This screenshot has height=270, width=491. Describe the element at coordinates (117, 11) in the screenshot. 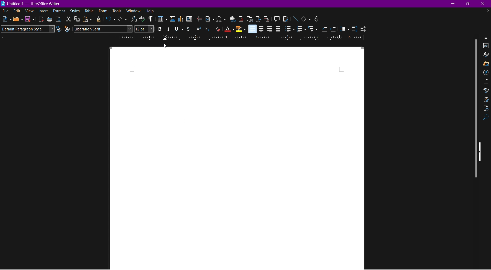

I see `tools` at that location.